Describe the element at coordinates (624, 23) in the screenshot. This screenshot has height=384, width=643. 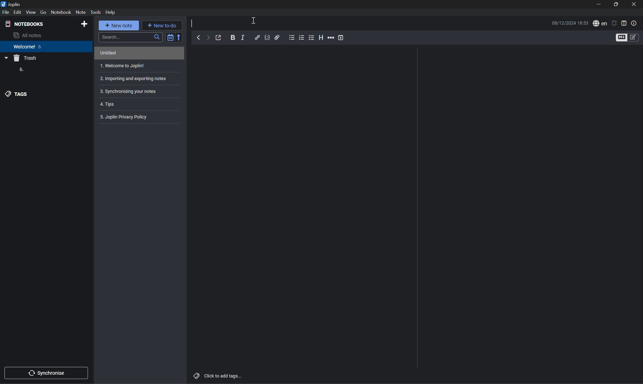
I see `Toggle editor layout` at that location.